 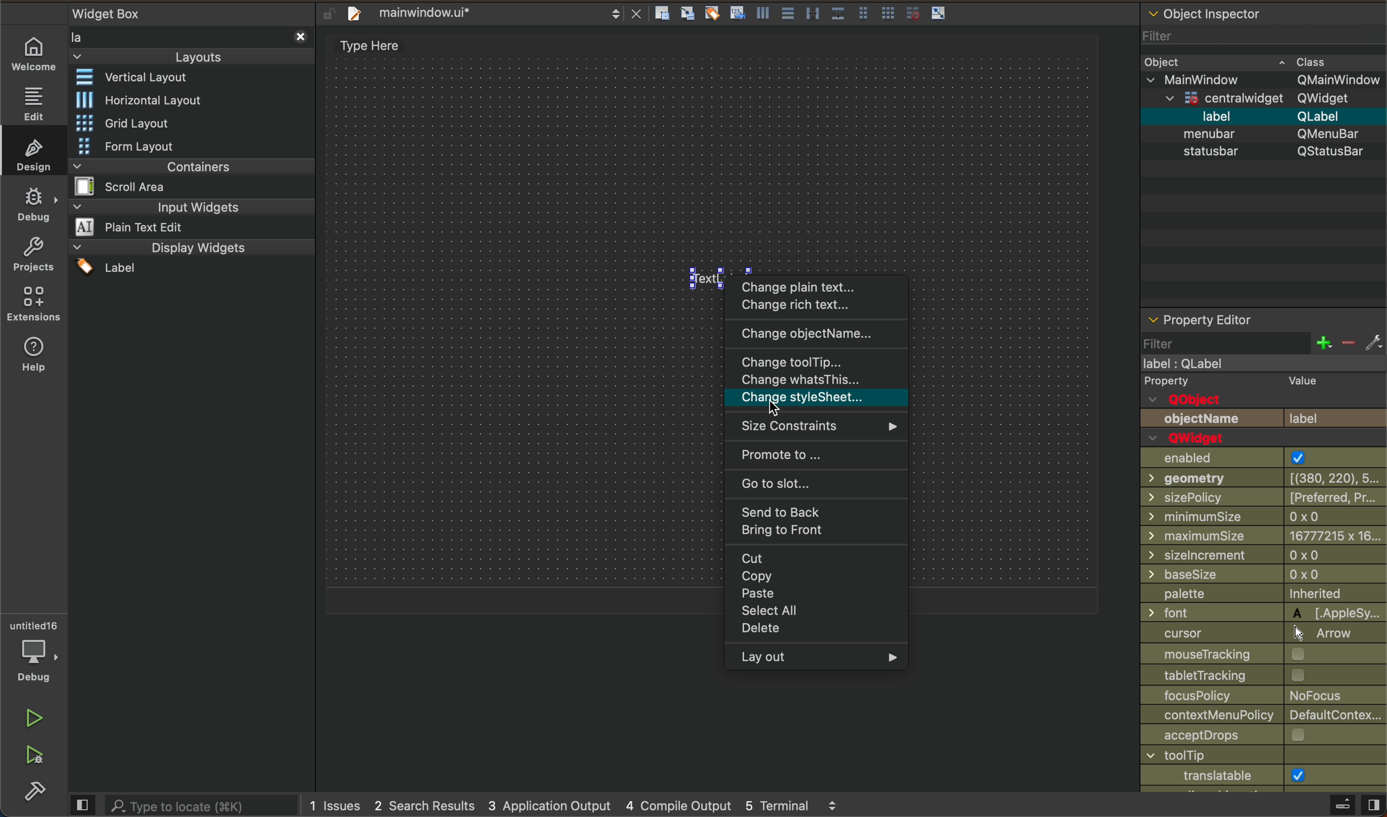 What do you see at coordinates (1223, 38) in the screenshot?
I see `filter` at bounding box center [1223, 38].